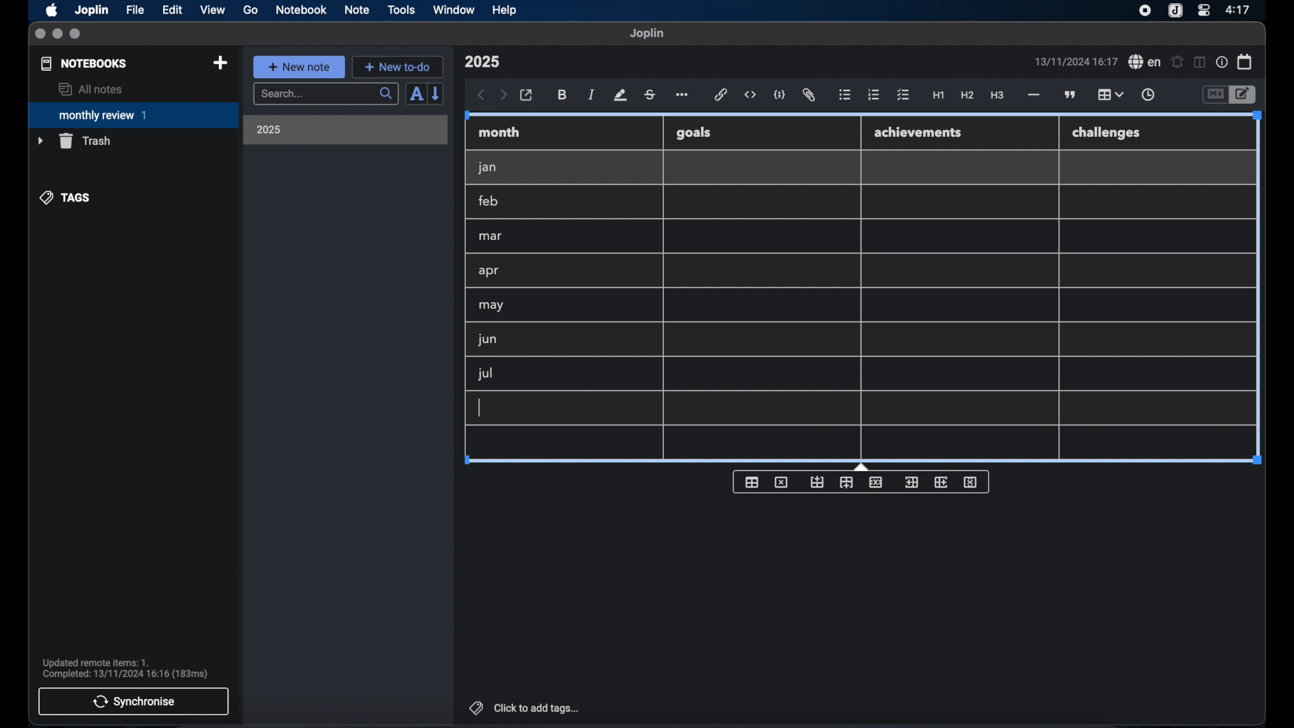 This screenshot has width=1294, height=728. What do you see at coordinates (487, 168) in the screenshot?
I see `jan` at bounding box center [487, 168].